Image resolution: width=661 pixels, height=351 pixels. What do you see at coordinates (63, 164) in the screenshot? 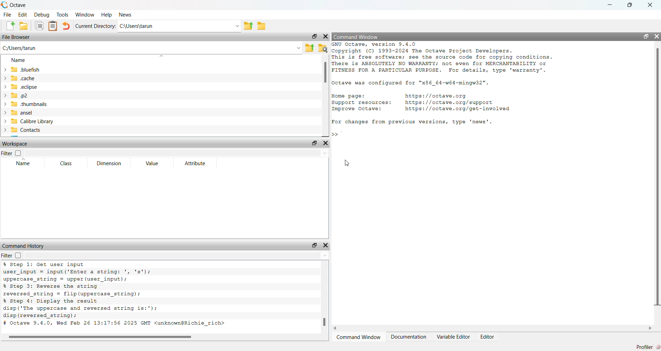
I see `class` at bounding box center [63, 164].